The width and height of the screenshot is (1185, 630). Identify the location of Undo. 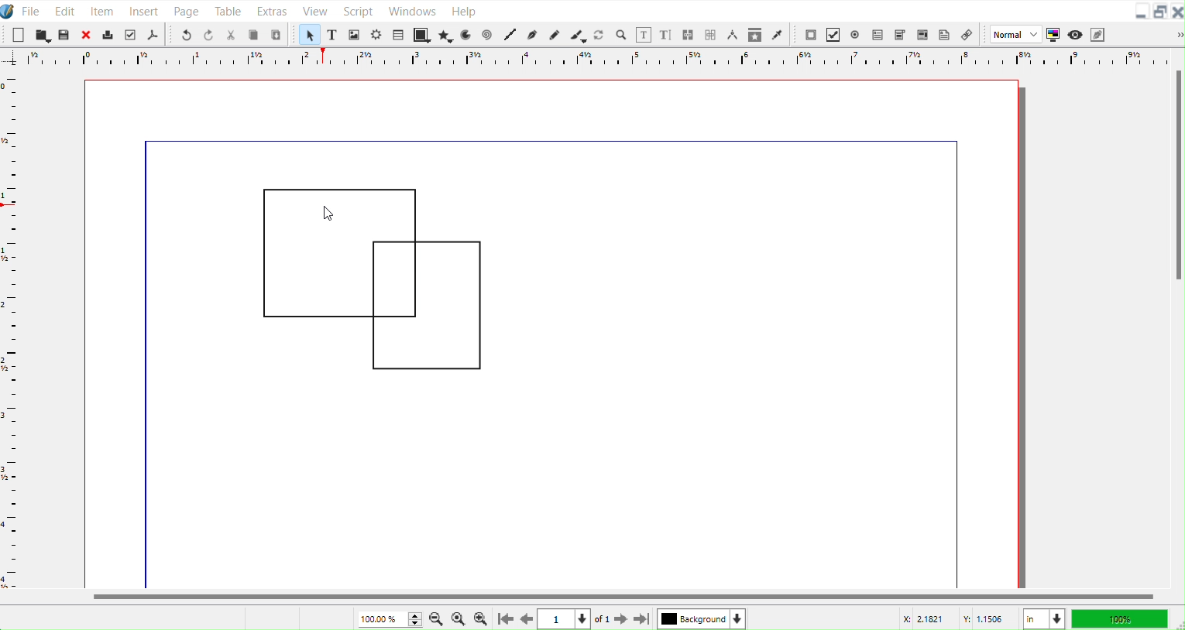
(186, 34).